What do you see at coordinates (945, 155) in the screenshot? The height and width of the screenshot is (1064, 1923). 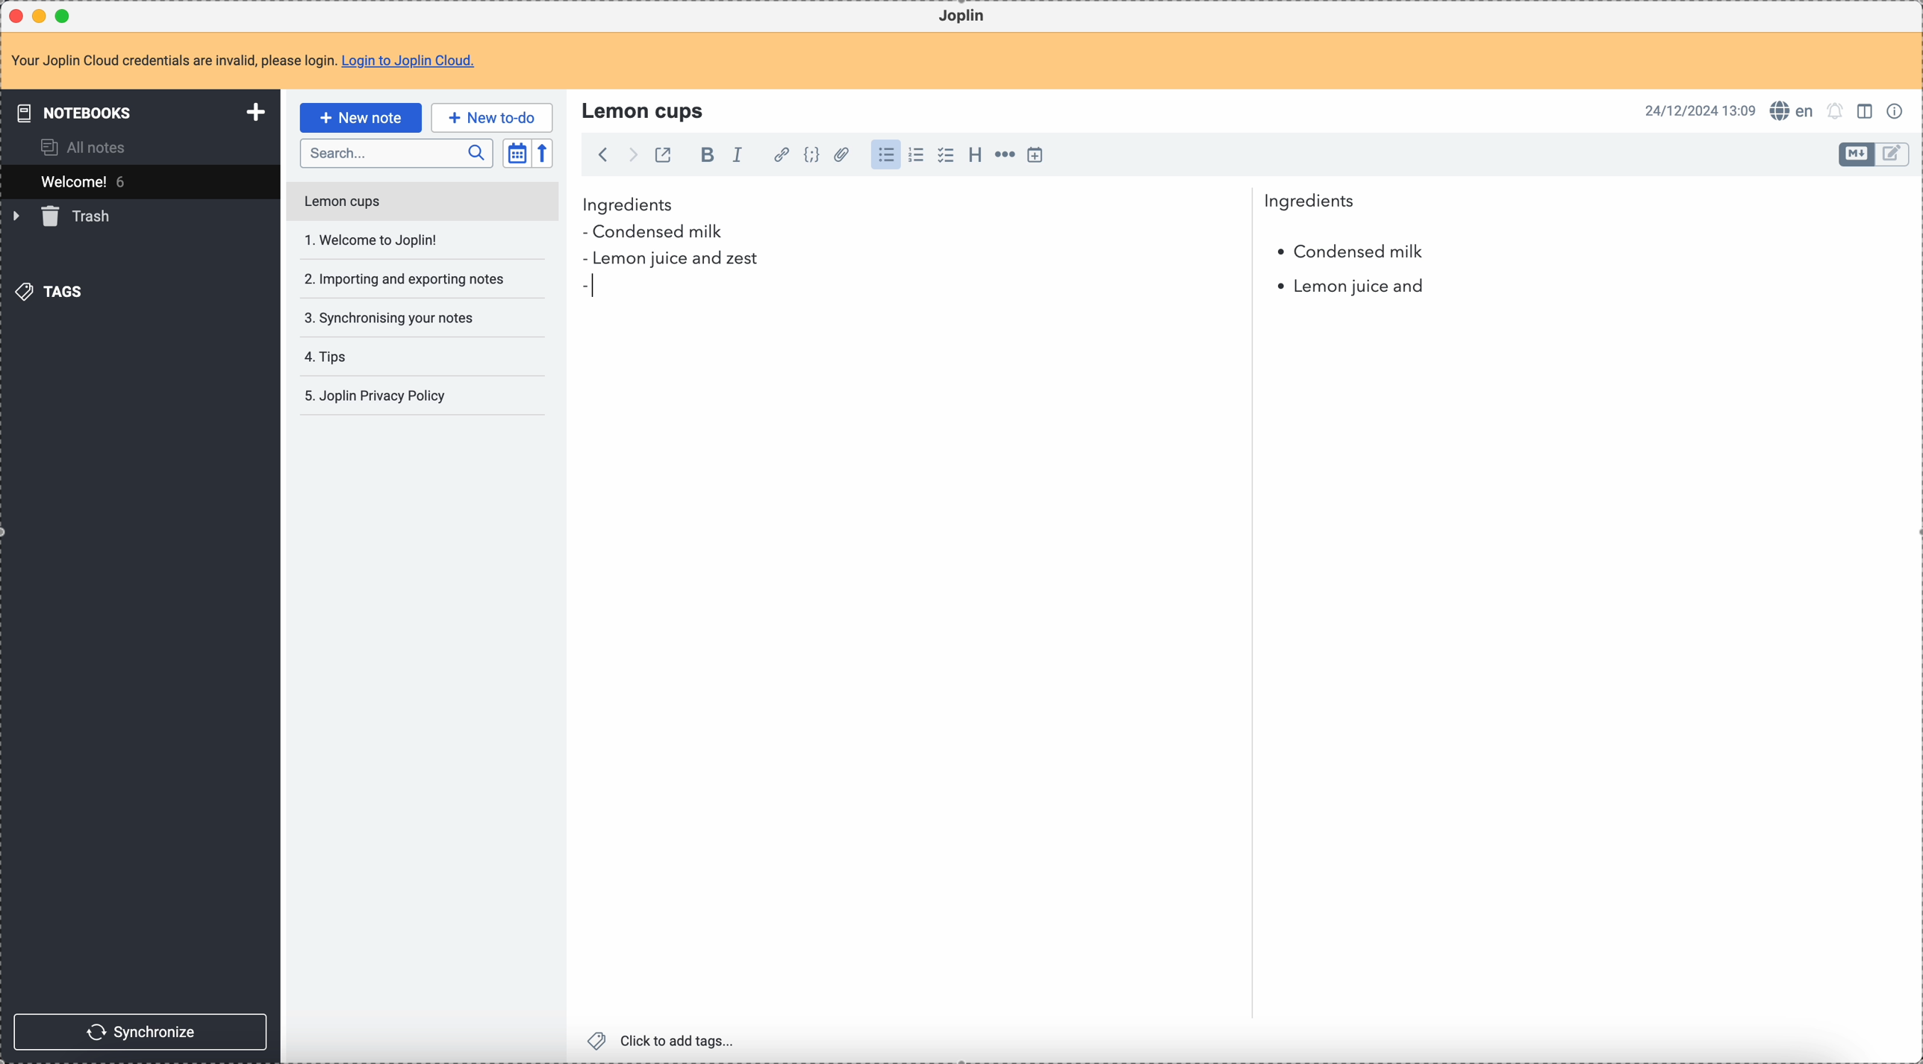 I see `check list` at bounding box center [945, 155].